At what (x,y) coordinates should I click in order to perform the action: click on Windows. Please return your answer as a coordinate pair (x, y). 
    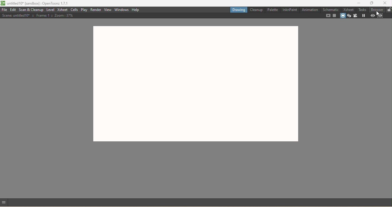
    Looking at the image, I should click on (122, 10).